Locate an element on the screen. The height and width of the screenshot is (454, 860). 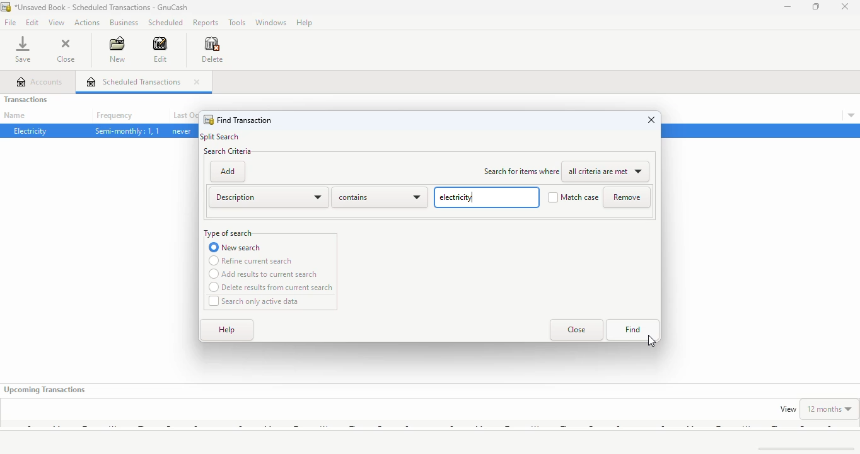
last occur is located at coordinates (184, 115).